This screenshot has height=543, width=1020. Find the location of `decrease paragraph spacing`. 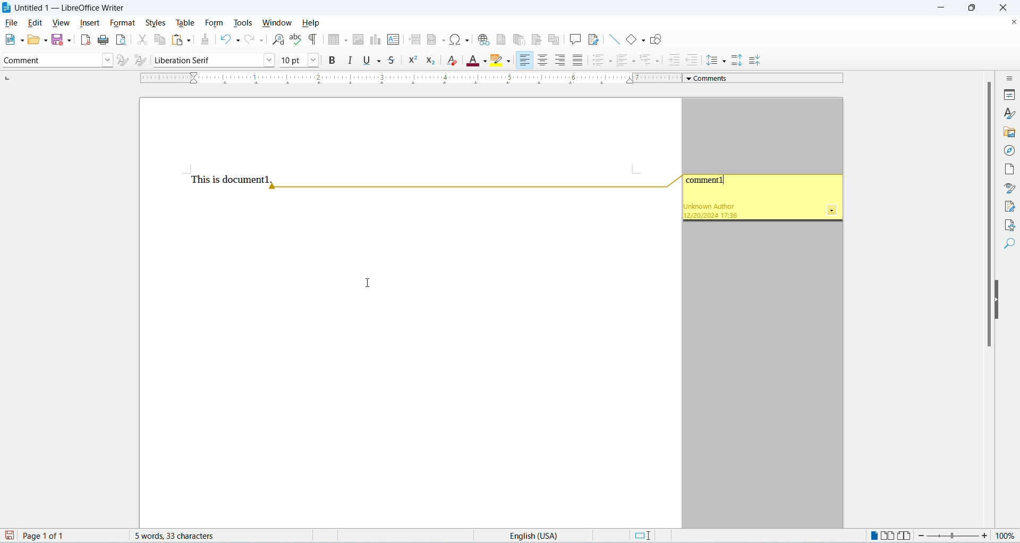

decrease paragraph spacing is located at coordinates (754, 61).